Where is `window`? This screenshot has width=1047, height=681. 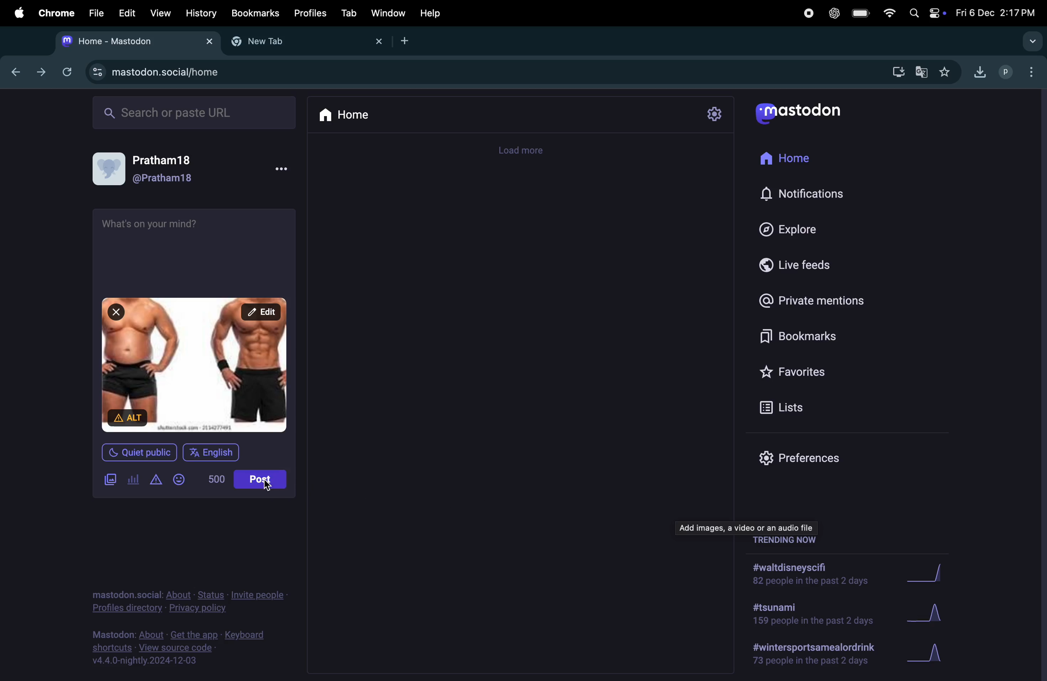
window is located at coordinates (389, 14).